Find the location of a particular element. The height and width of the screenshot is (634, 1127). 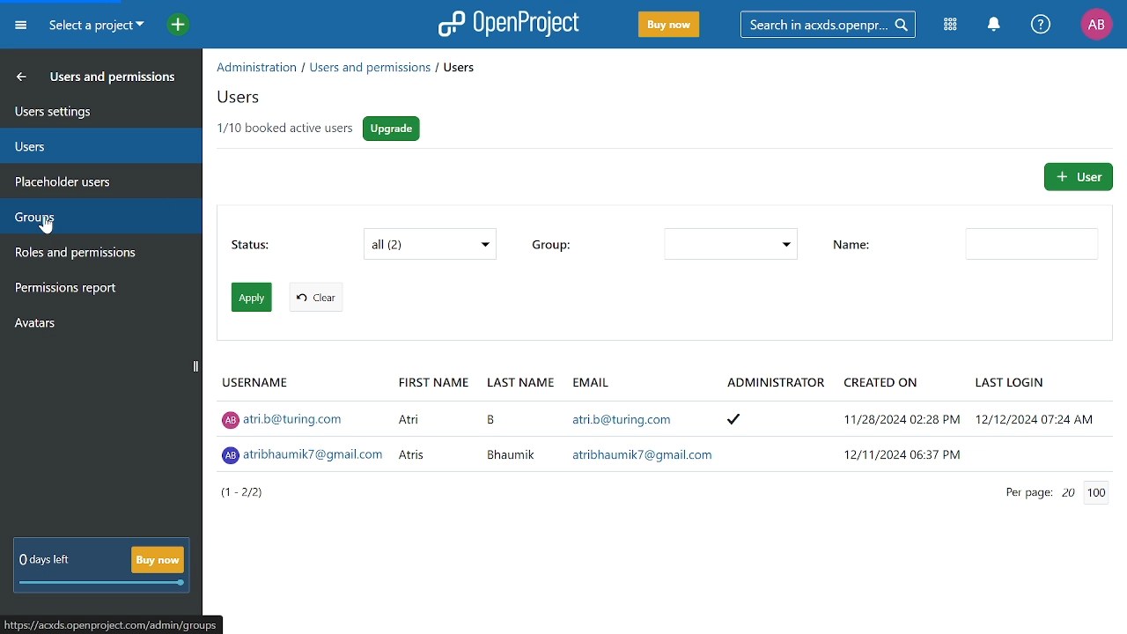

Pages is located at coordinates (243, 493).